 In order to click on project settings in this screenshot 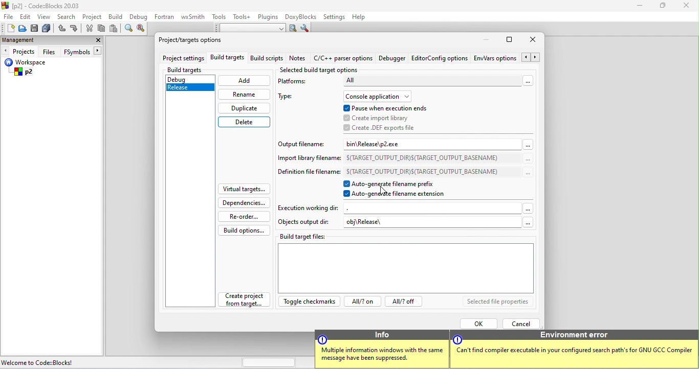, I will do `click(182, 59)`.